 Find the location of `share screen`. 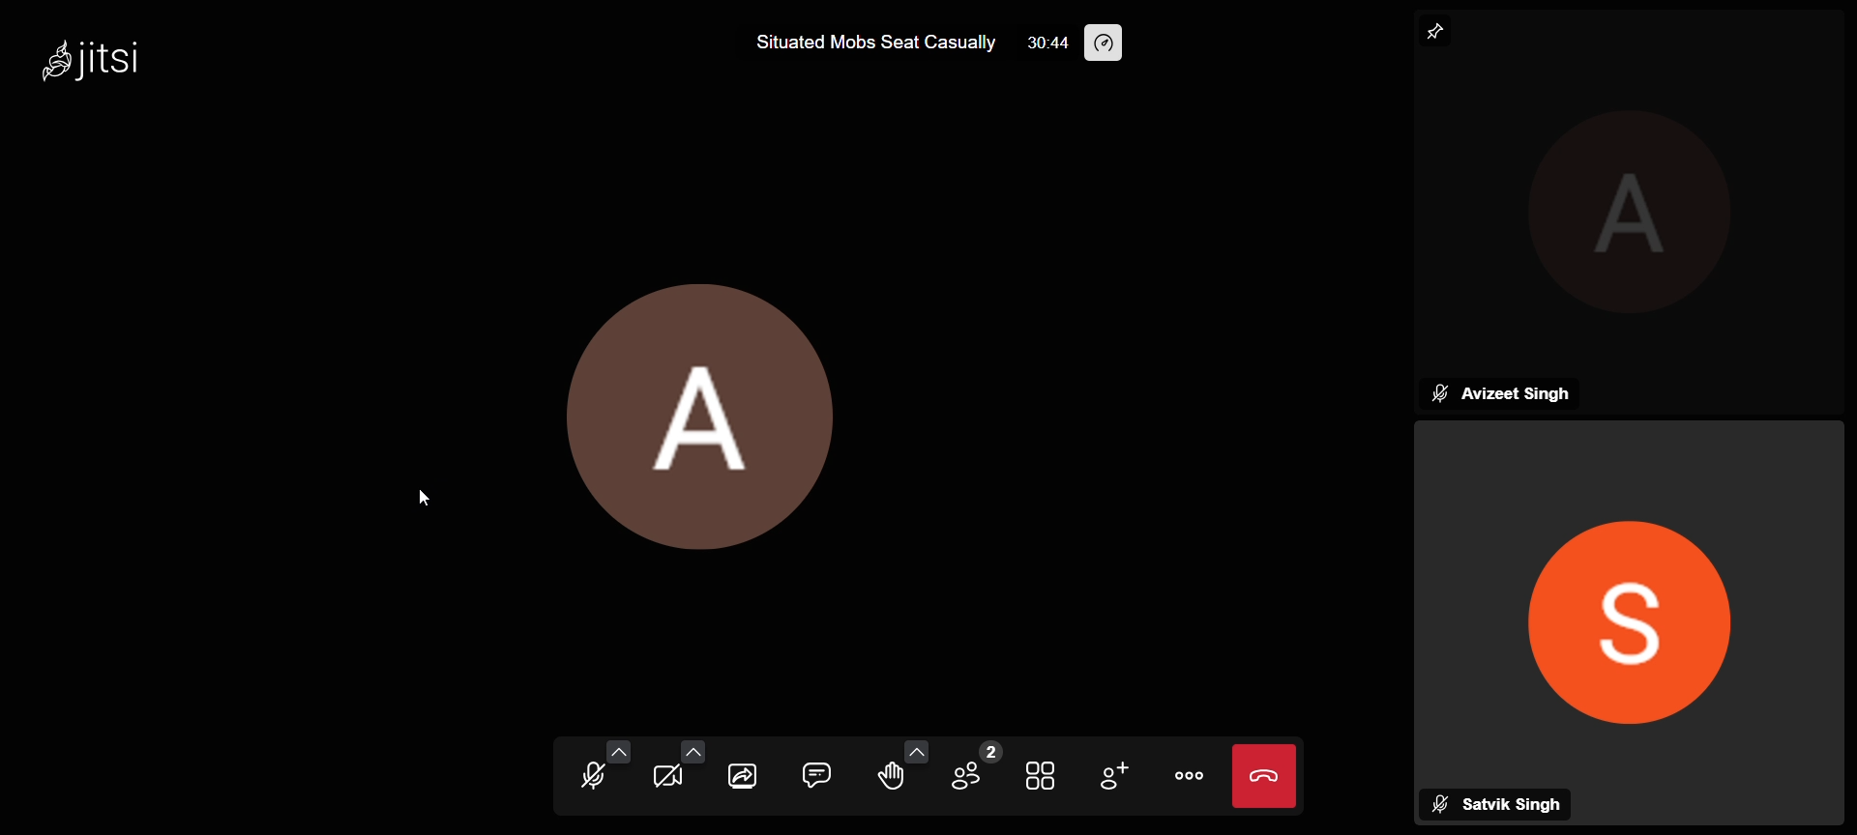

share screen is located at coordinates (743, 779).